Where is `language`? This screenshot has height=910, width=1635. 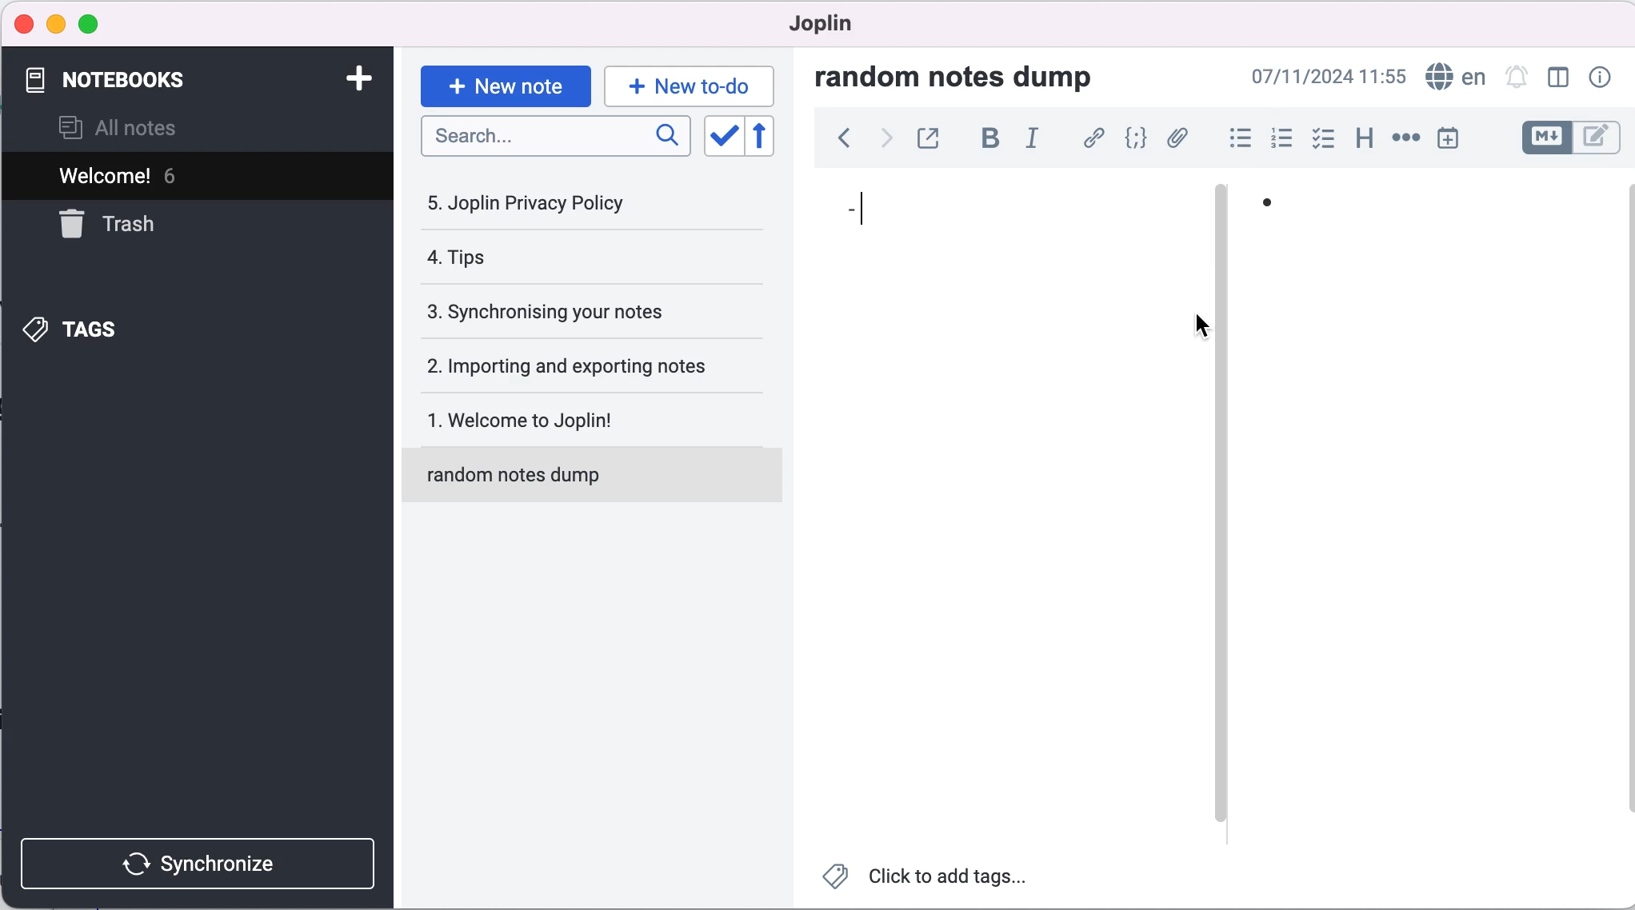
language is located at coordinates (1455, 75).